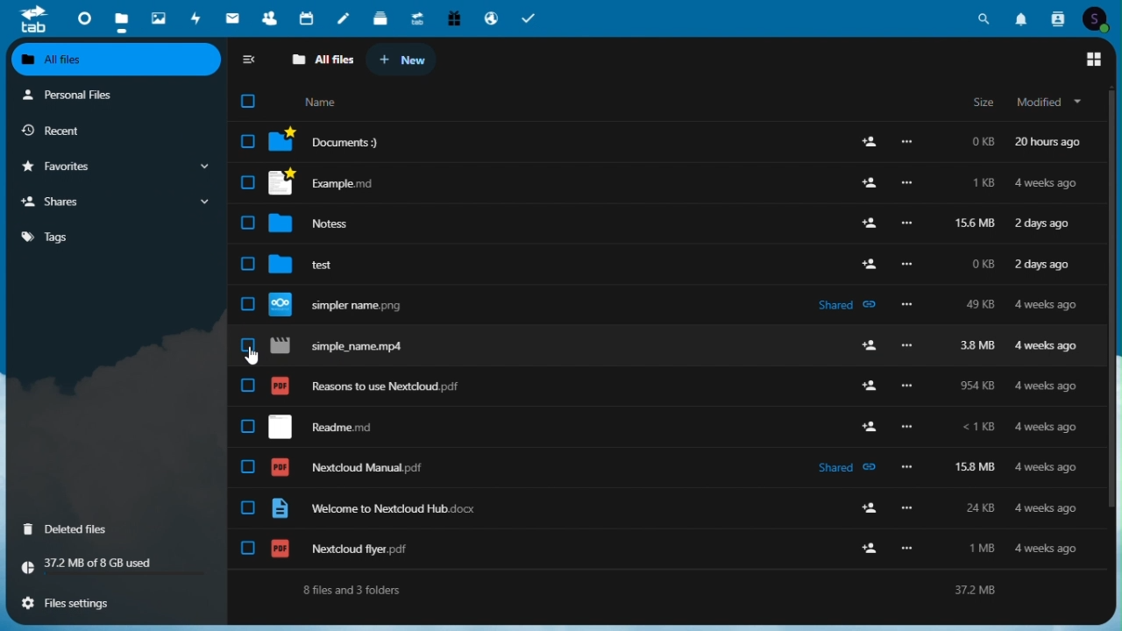 The image size is (1122, 631). I want to click on Mail, so click(235, 18).